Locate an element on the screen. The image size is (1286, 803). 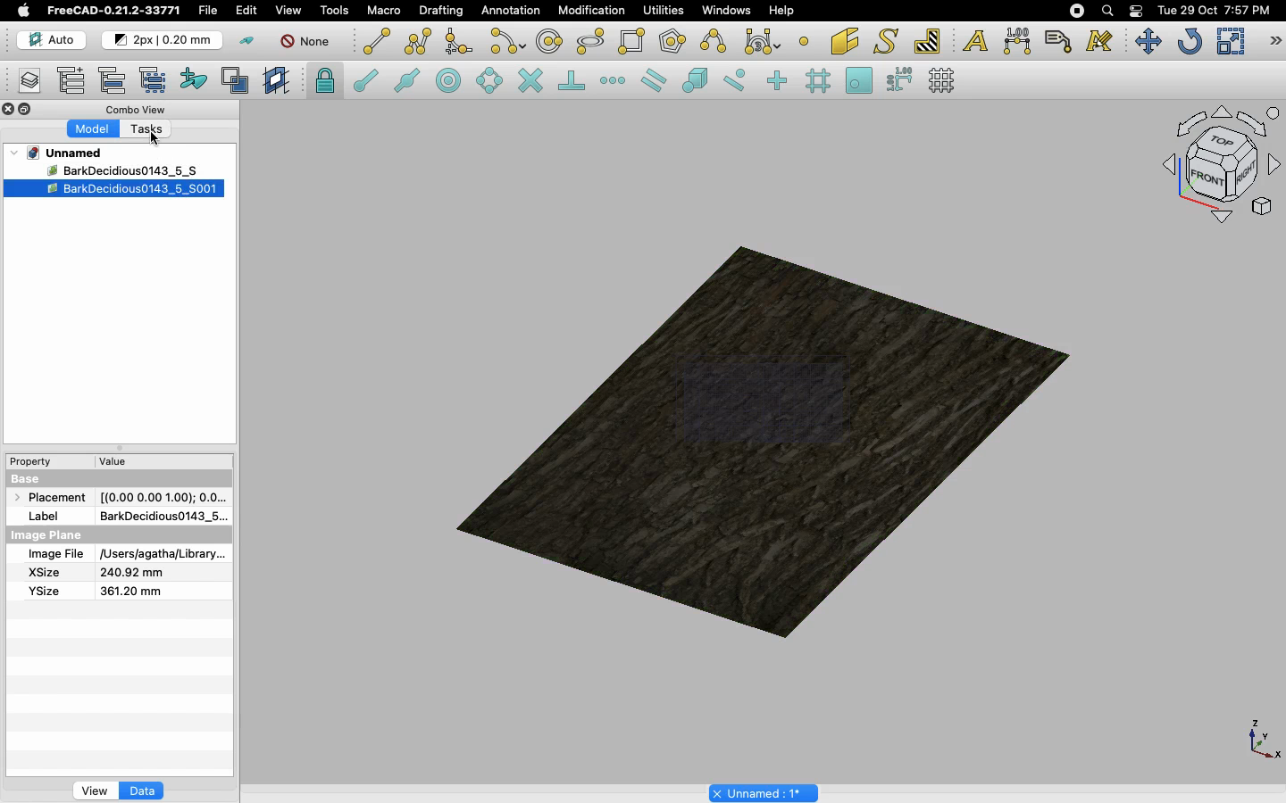
Search is located at coordinates (1106, 11).